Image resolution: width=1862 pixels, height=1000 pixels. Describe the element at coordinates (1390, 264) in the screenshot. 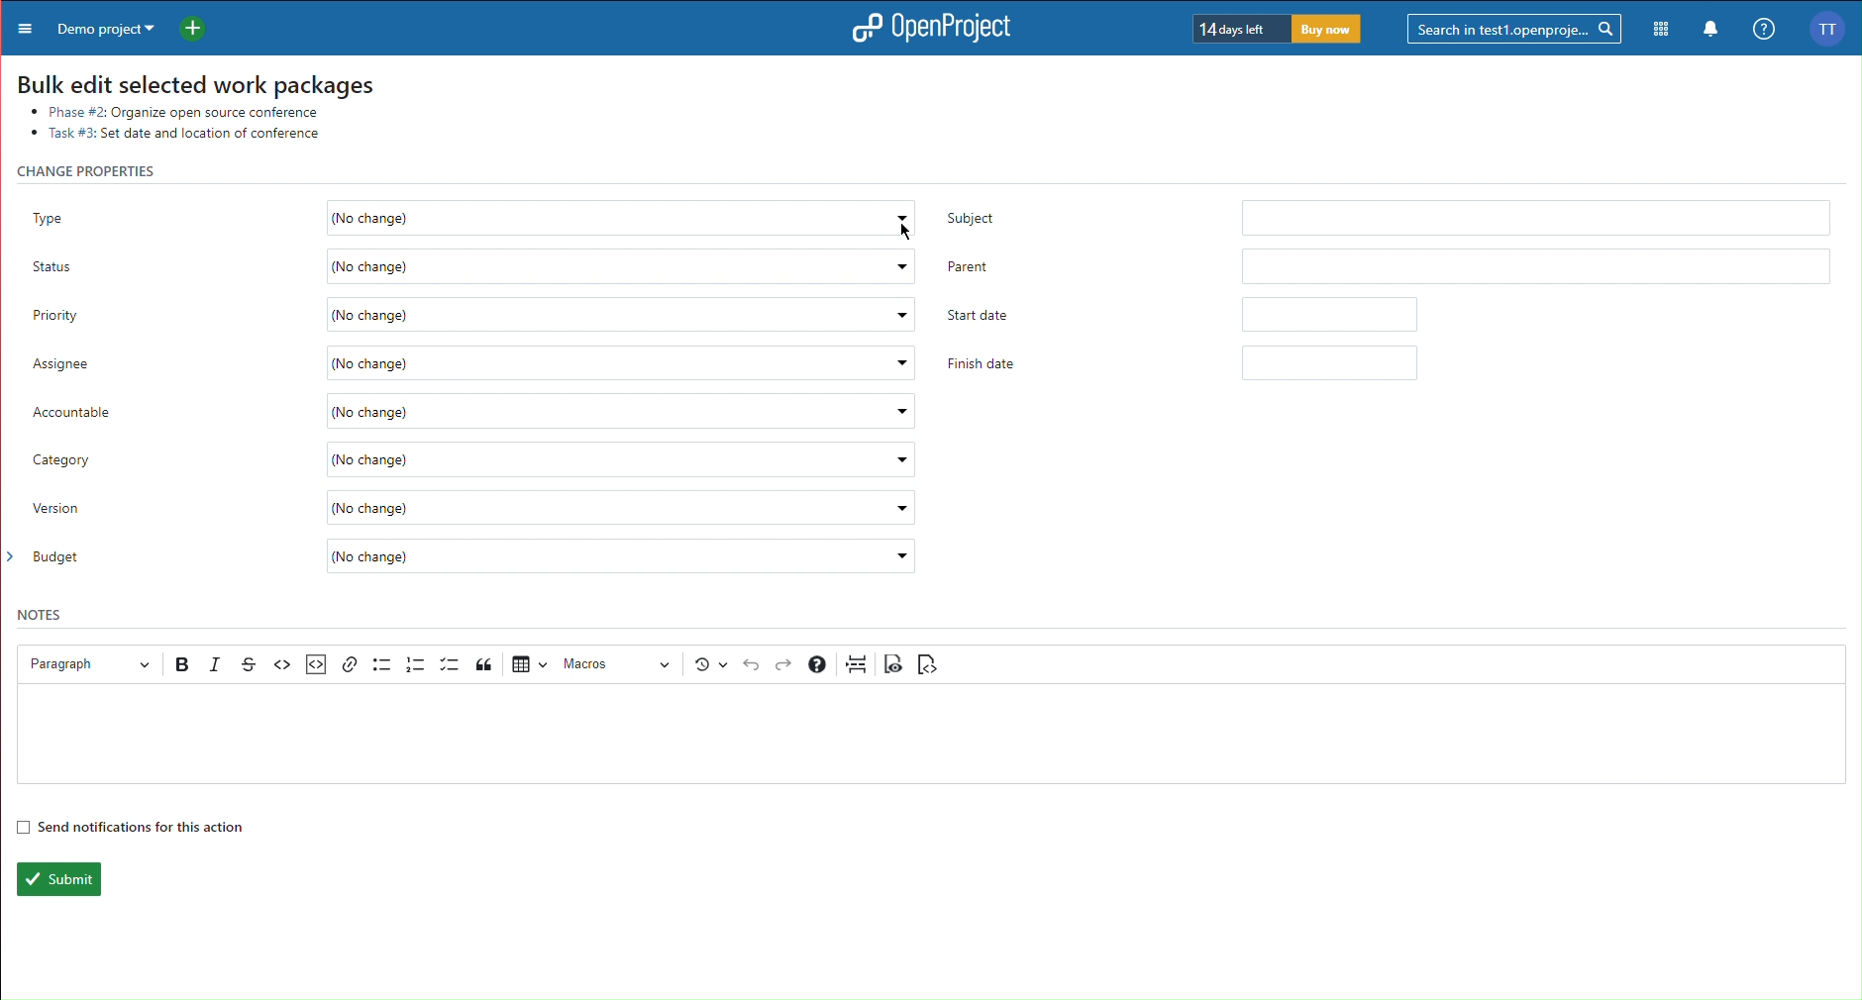

I see `Parent` at that location.